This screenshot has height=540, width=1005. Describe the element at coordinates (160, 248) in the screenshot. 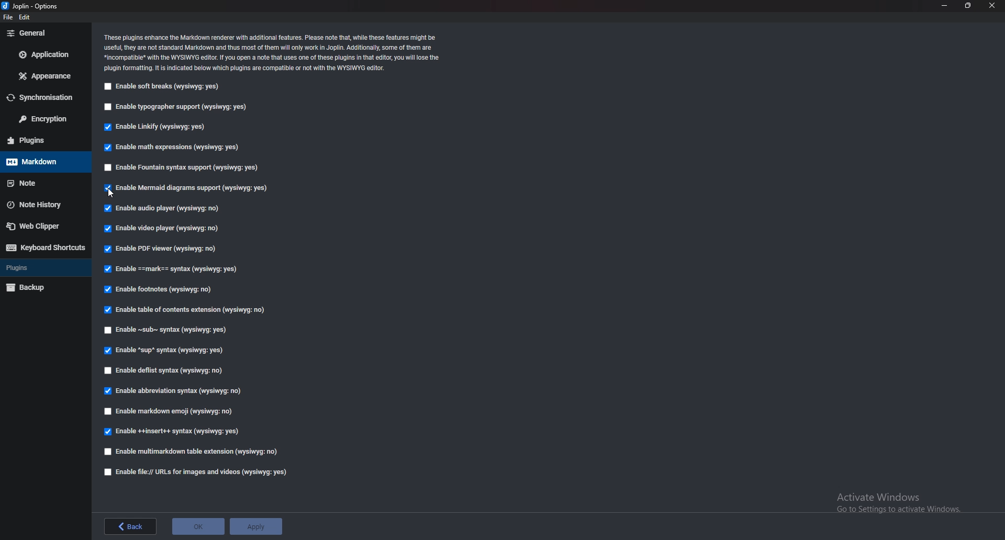

I see `enable P D F viewer` at that location.